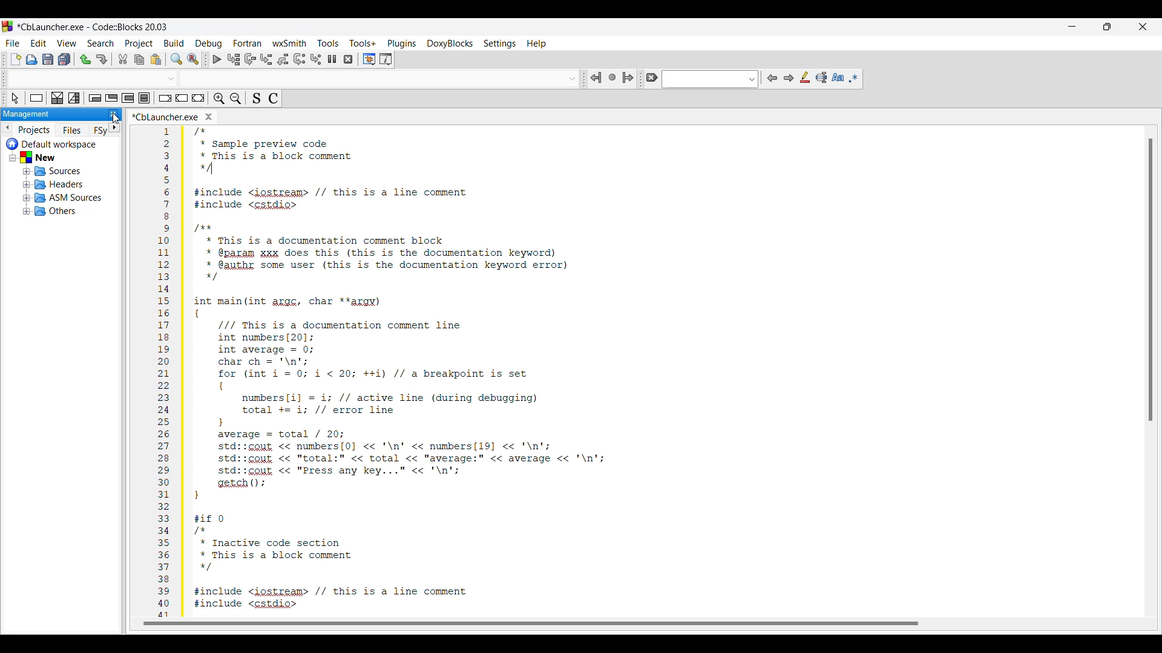  I want to click on Build menu, so click(174, 43).